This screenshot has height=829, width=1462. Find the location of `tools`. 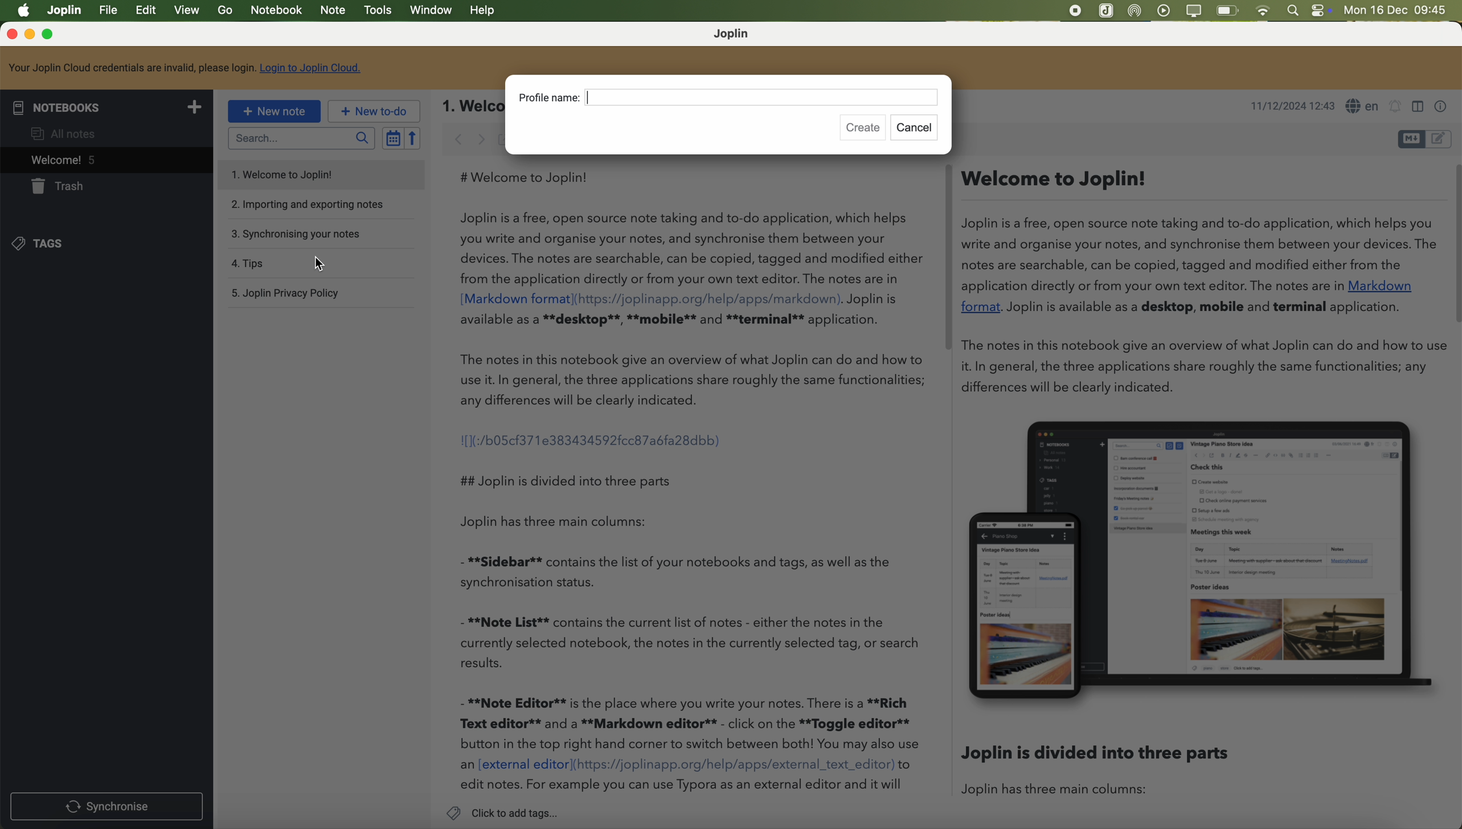

tools is located at coordinates (377, 11).